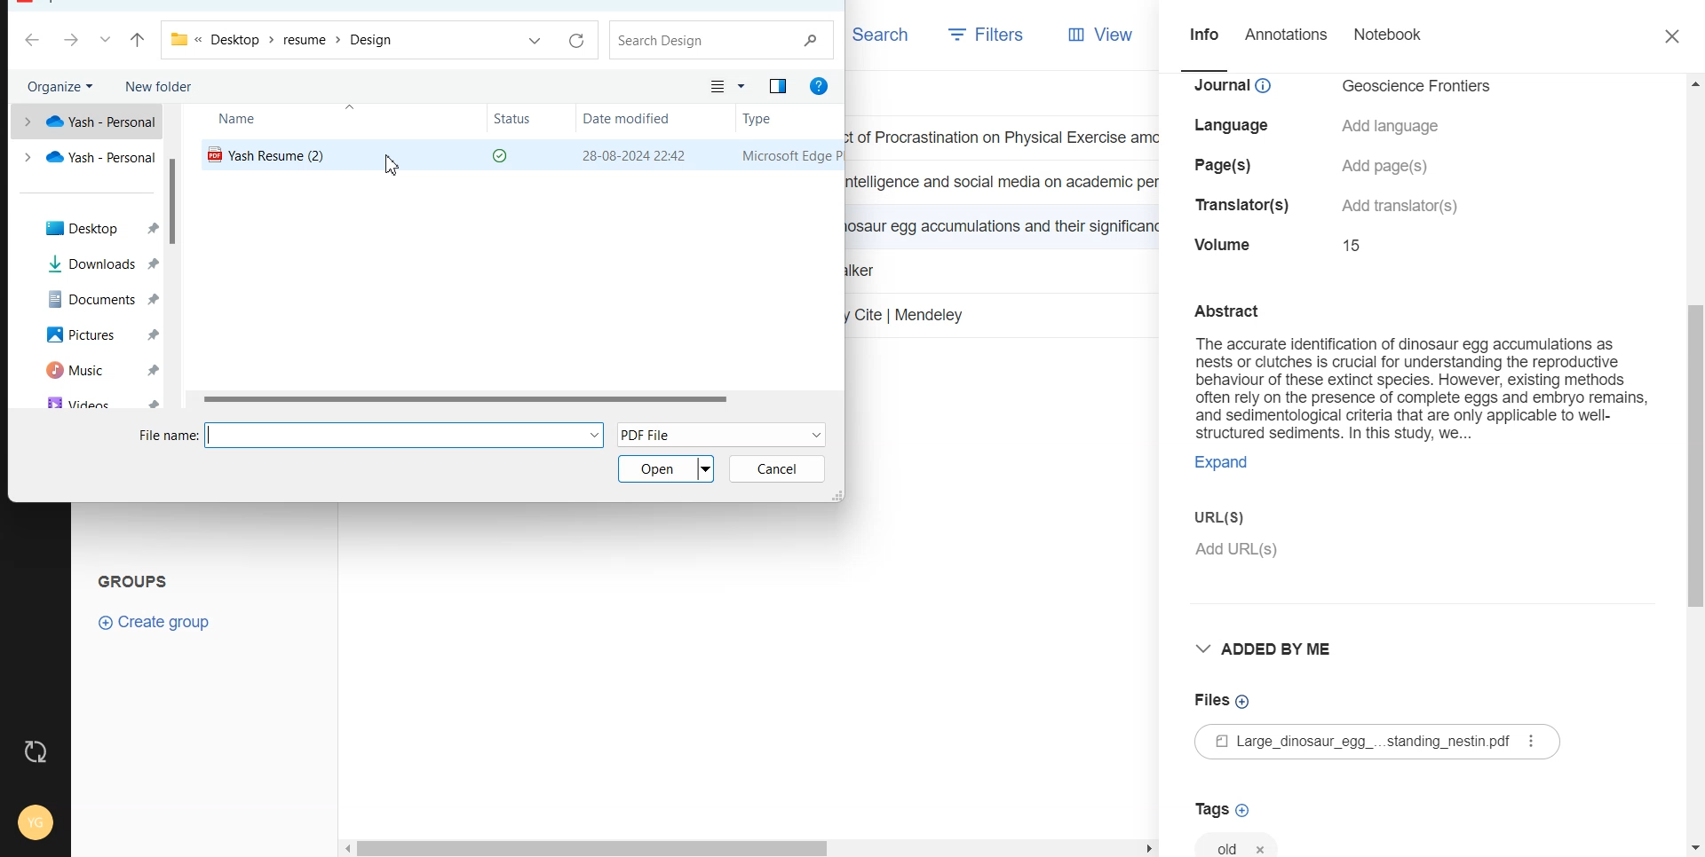  What do you see at coordinates (773, 121) in the screenshot?
I see `Type` at bounding box center [773, 121].